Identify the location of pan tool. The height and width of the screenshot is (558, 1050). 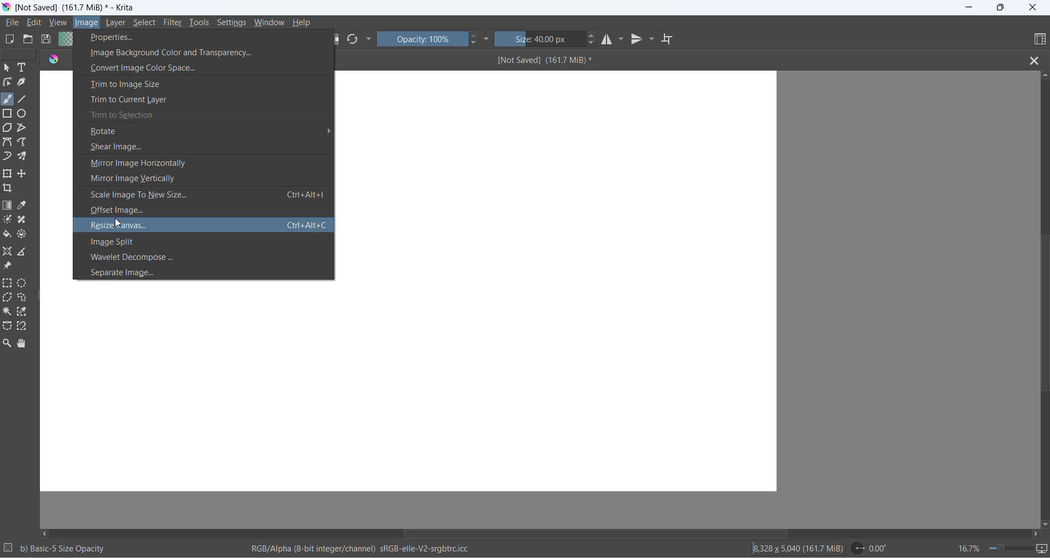
(22, 344).